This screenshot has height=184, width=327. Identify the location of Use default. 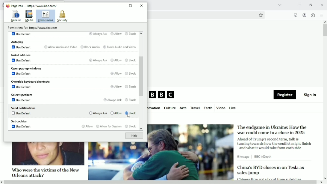
(22, 127).